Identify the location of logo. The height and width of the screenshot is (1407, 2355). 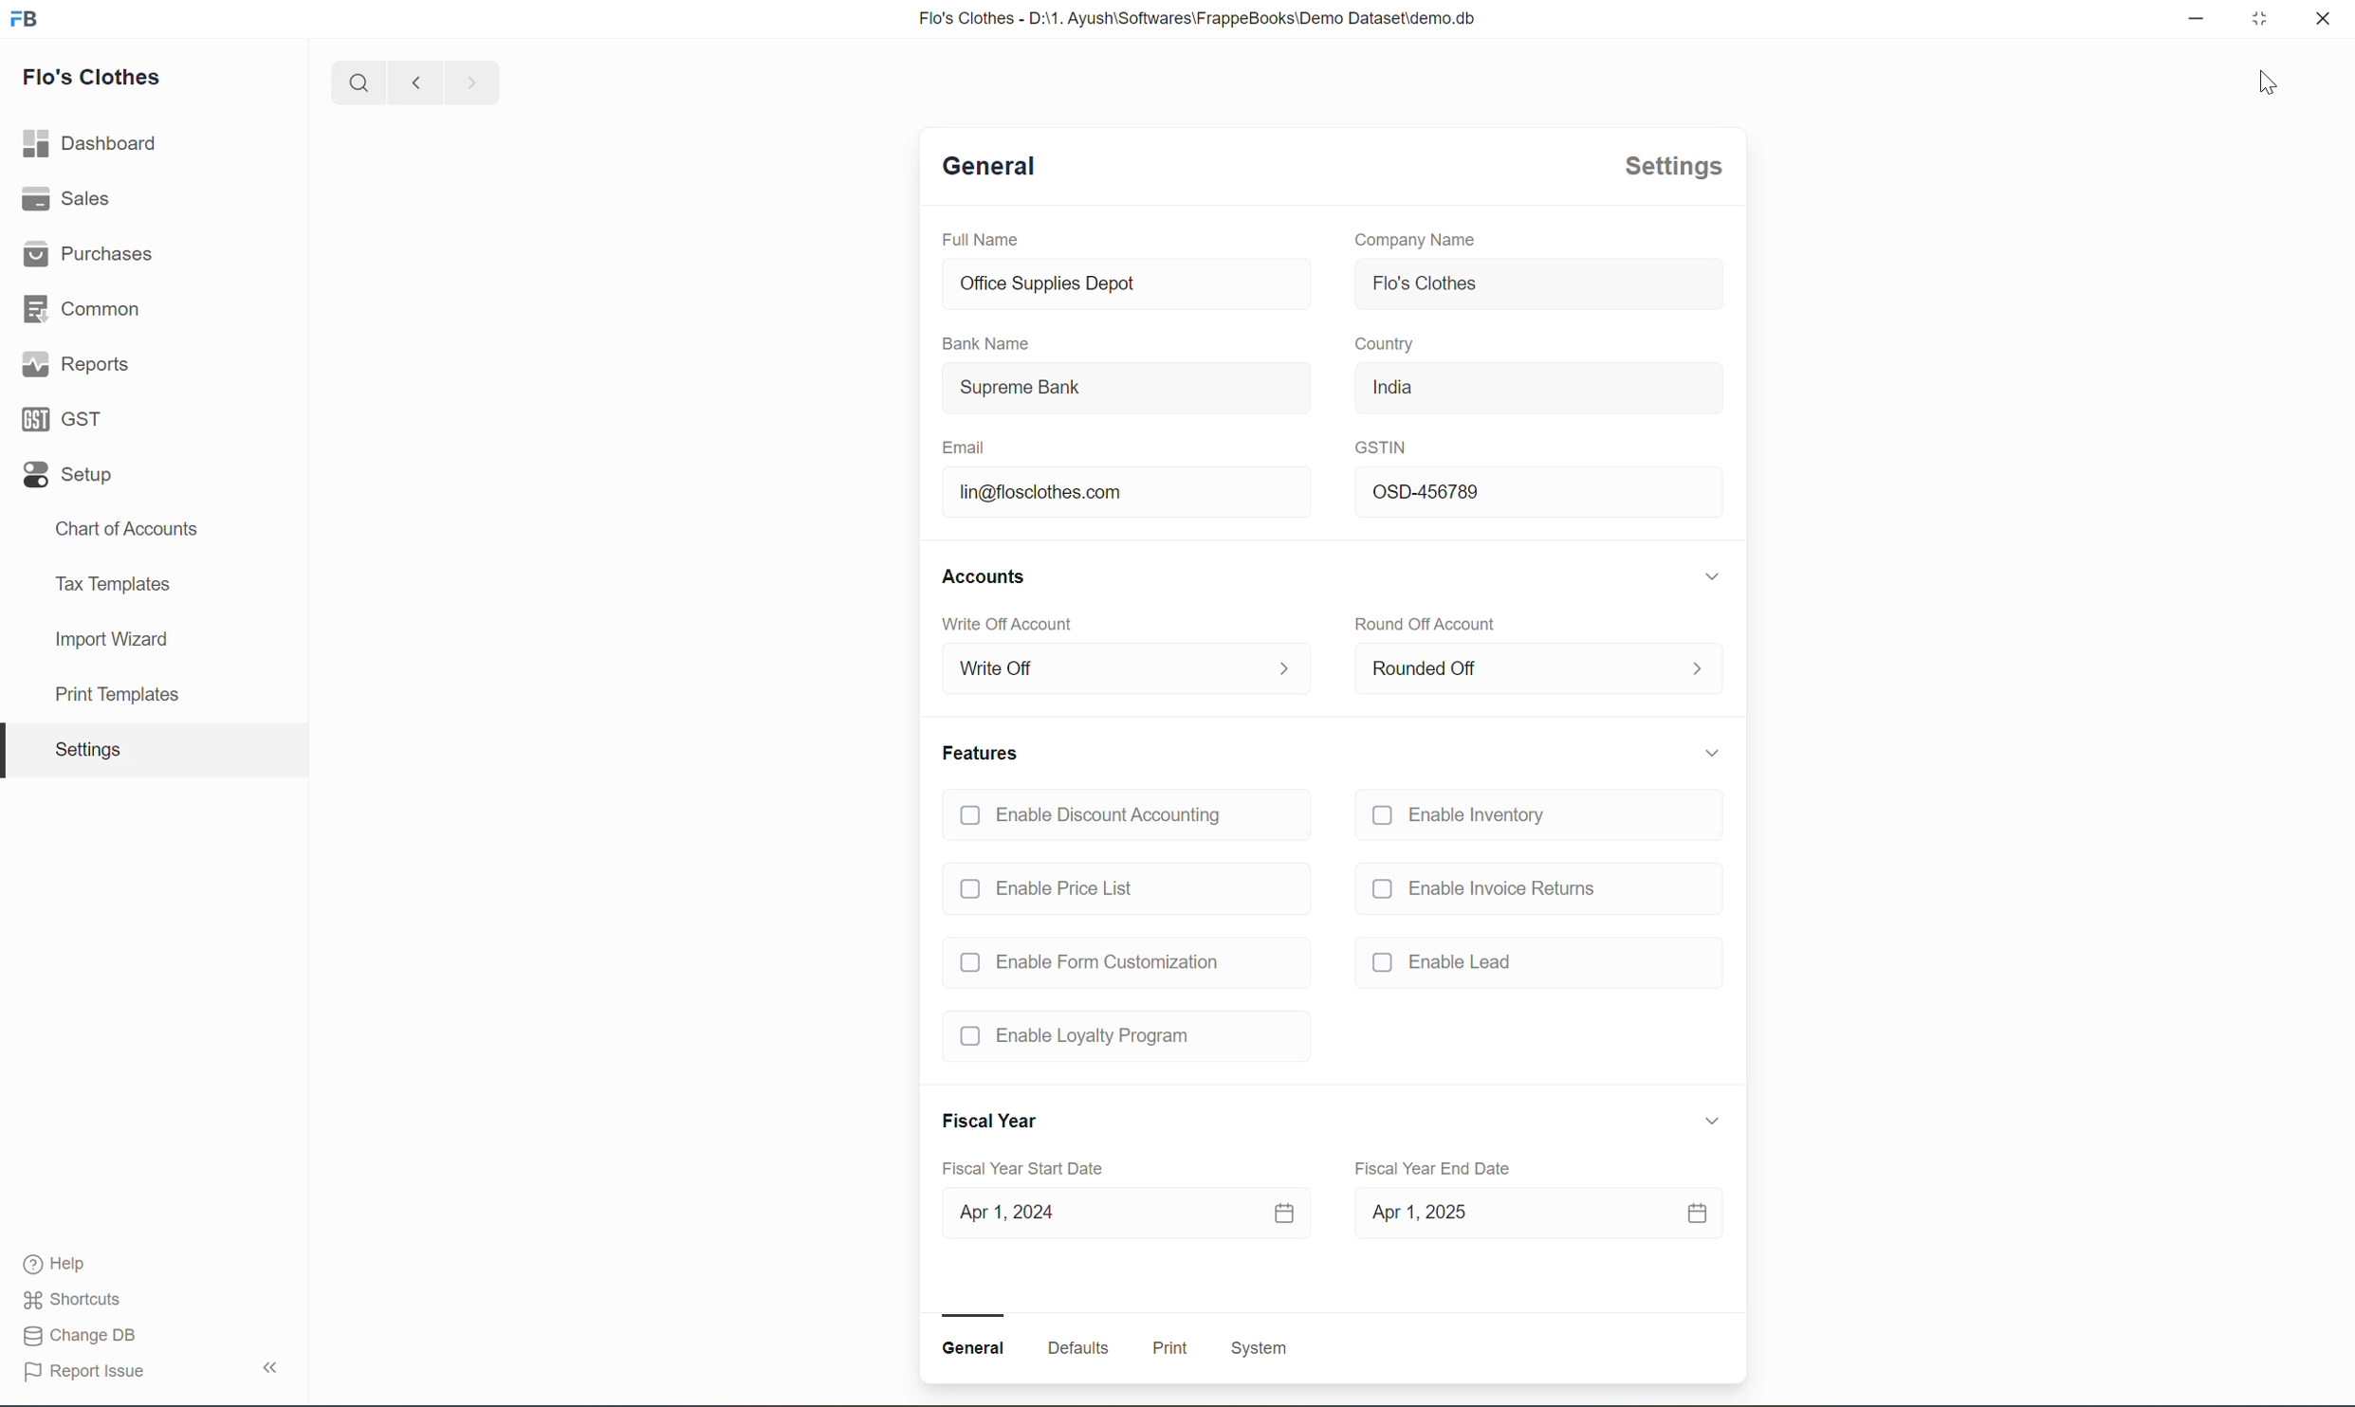
(26, 16).